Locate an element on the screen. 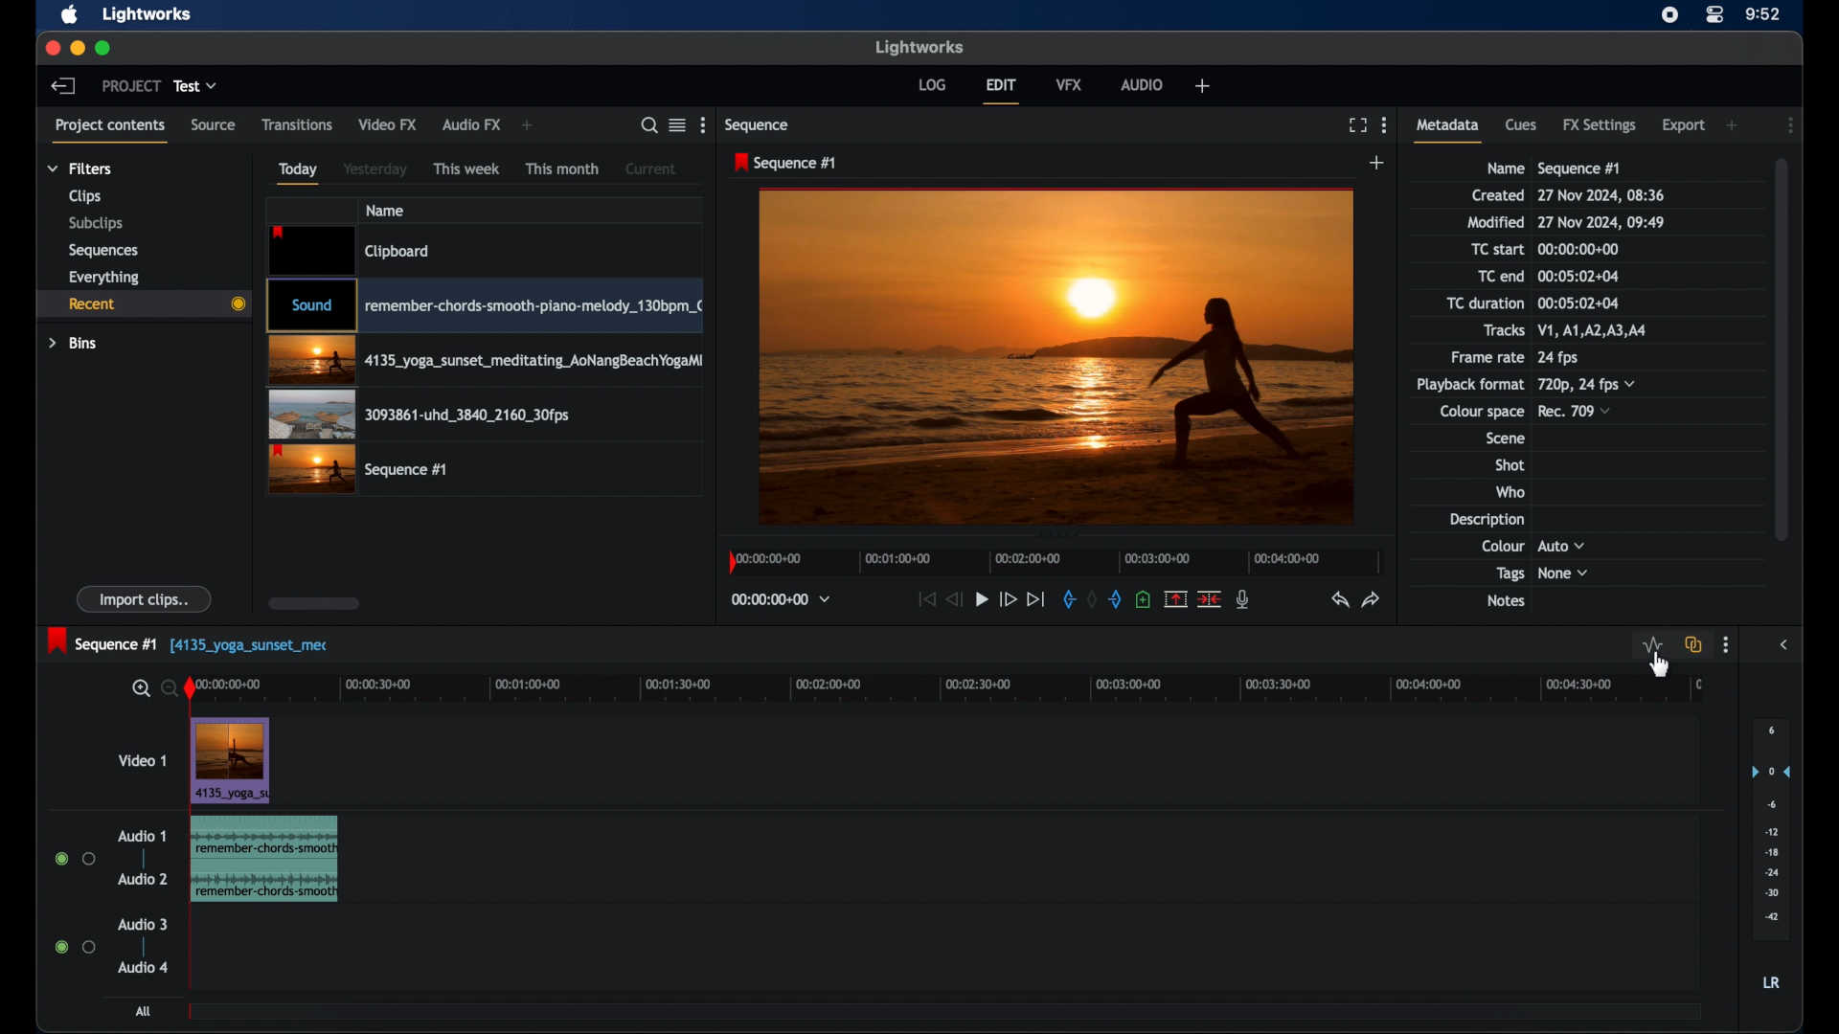 Image resolution: width=1839 pixels, height=1034 pixels. sequence 1 is located at coordinates (190, 641).